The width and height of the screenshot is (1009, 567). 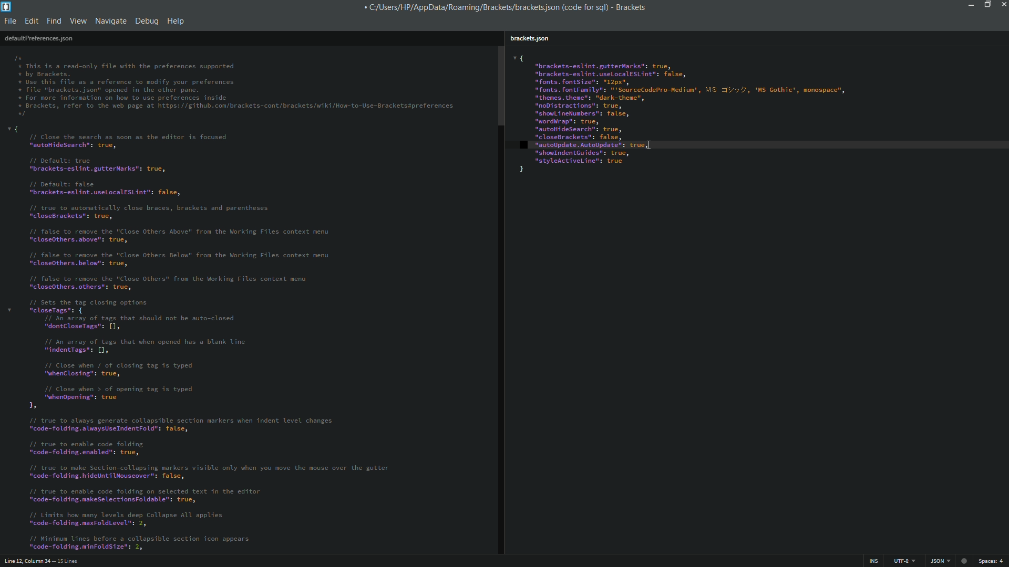 What do you see at coordinates (147, 19) in the screenshot?
I see `debug menu` at bounding box center [147, 19].